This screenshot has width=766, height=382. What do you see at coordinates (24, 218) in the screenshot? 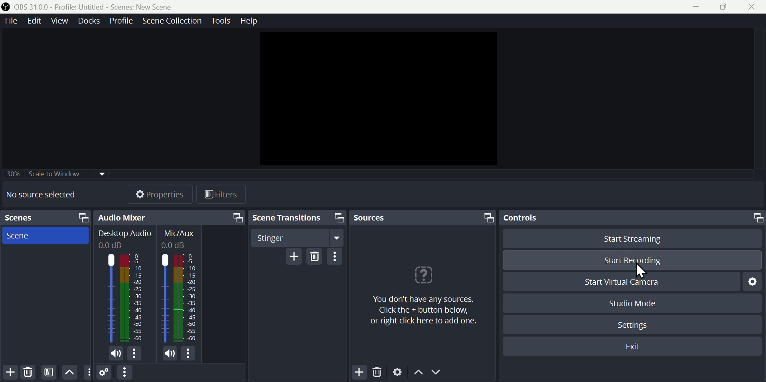
I see `scenes` at bounding box center [24, 218].